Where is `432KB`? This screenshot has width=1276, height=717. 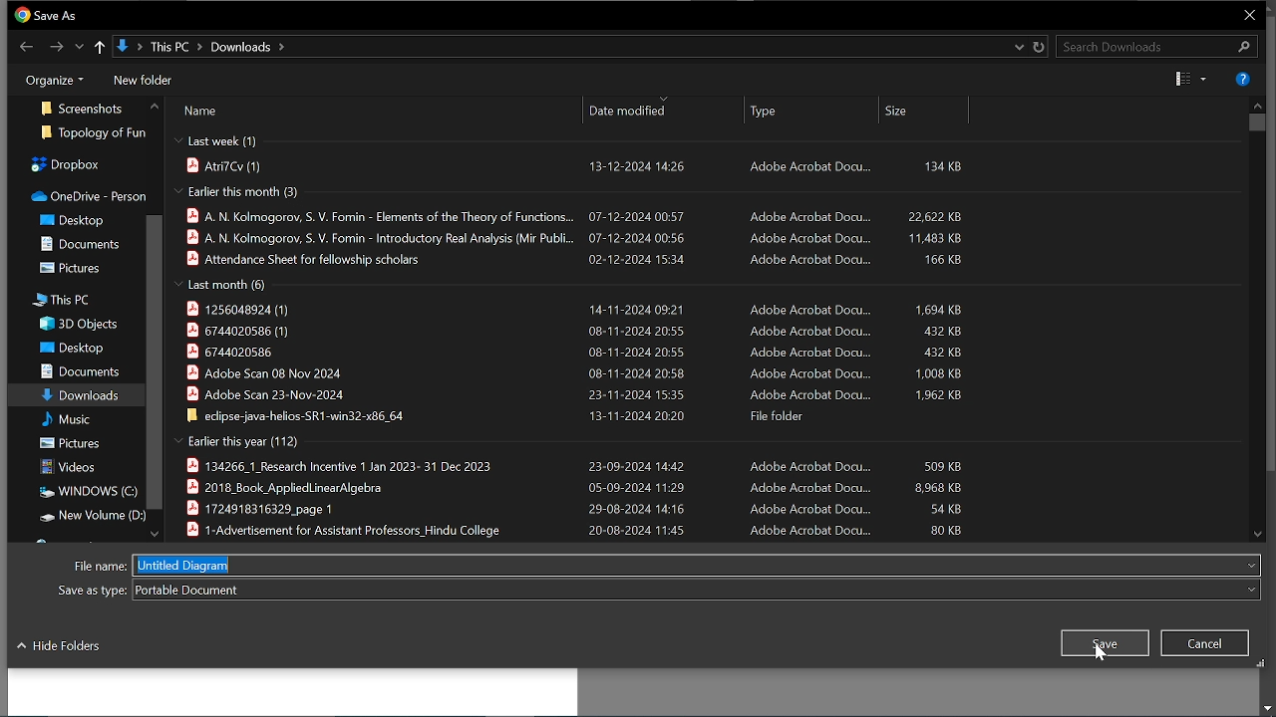
432KB is located at coordinates (941, 331).